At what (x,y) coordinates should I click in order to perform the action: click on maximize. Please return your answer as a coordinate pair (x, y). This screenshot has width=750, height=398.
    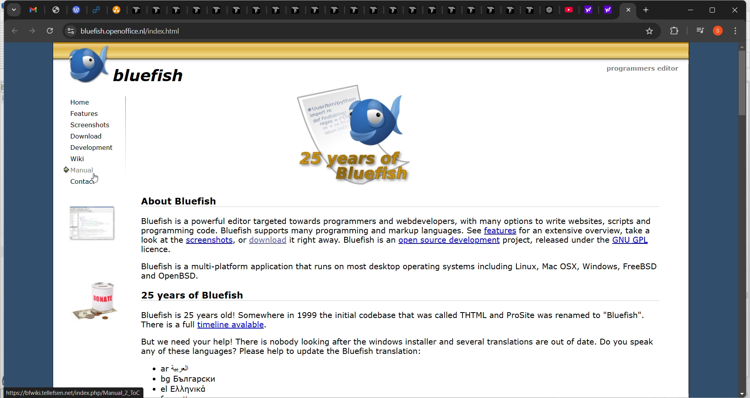
    Looking at the image, I should click on (712, 12).